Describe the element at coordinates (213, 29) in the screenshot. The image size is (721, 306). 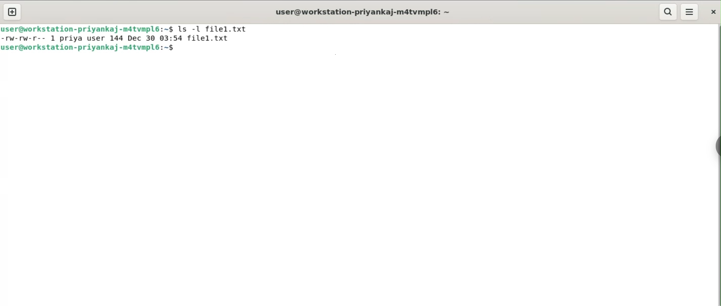
I see `ls -l file1.txt` at that location.